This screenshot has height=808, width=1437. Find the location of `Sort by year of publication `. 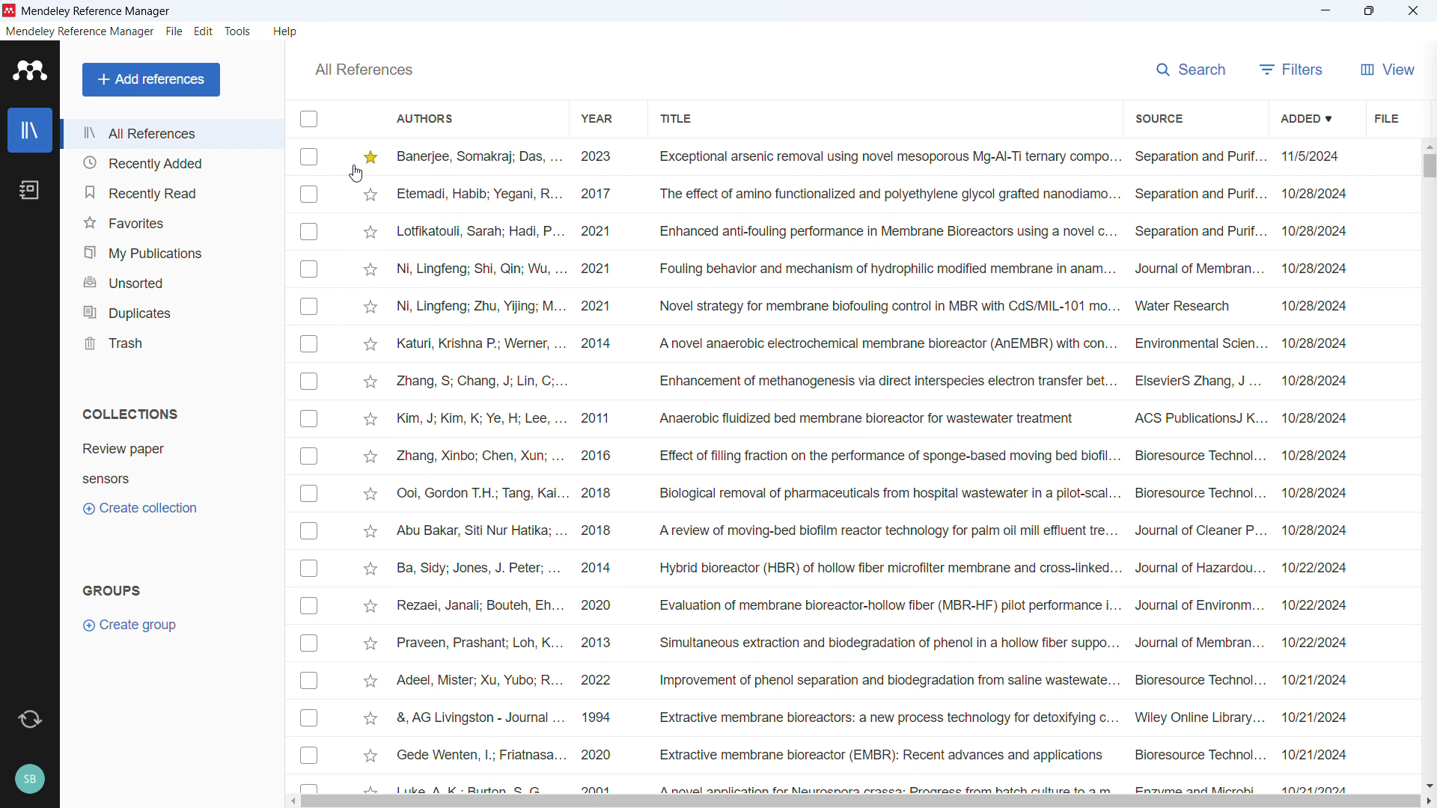

Sort by year of publication  is located at coordinates (599, 117).